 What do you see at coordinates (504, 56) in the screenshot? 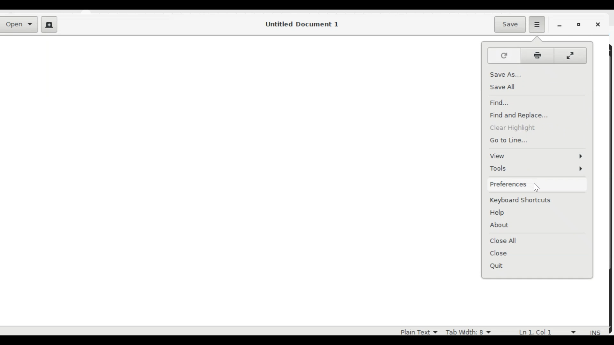
I see `refresh the current document` at bounding box center [504, 56].